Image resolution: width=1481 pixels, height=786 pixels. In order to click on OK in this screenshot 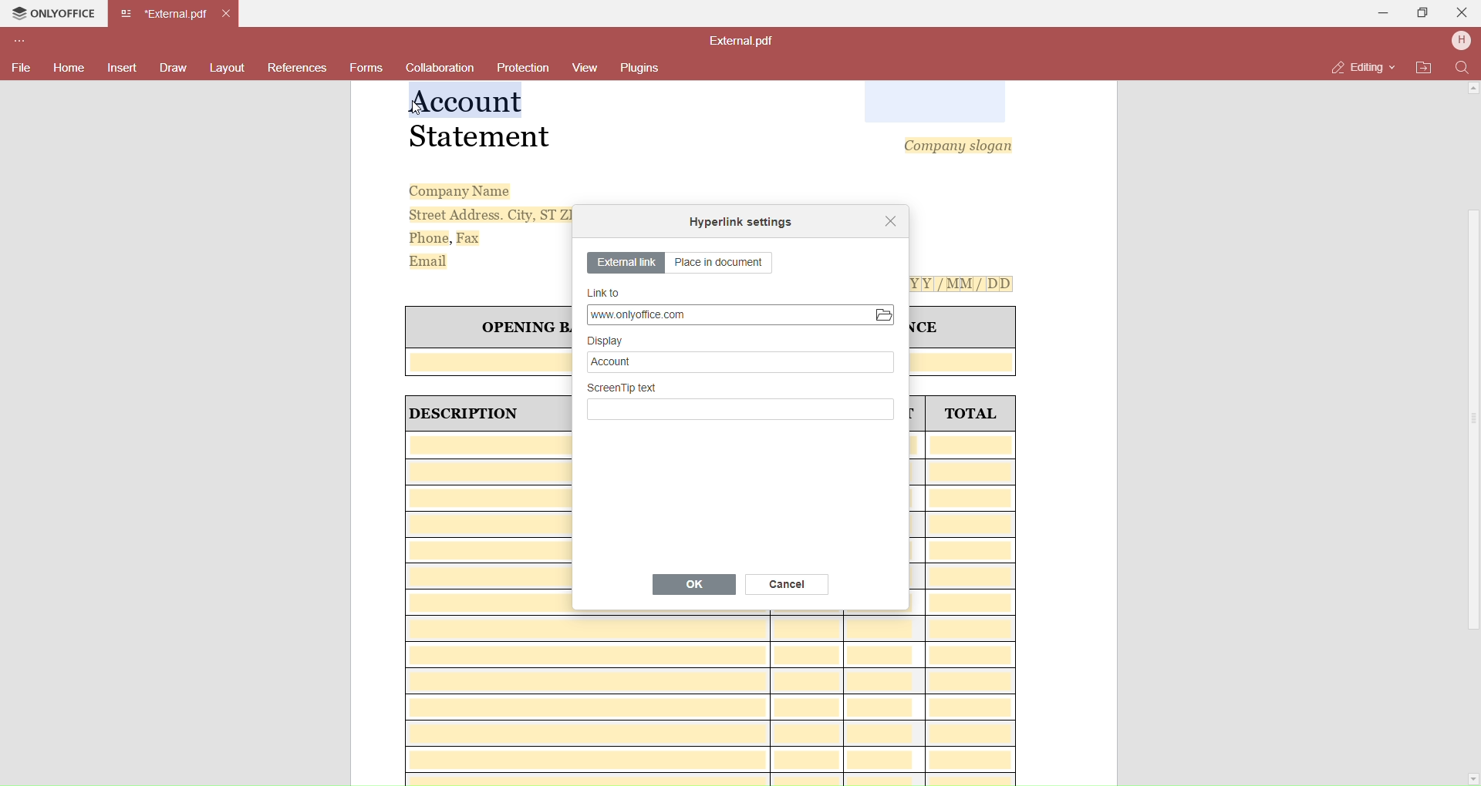, I will do `click(693, 583)`.